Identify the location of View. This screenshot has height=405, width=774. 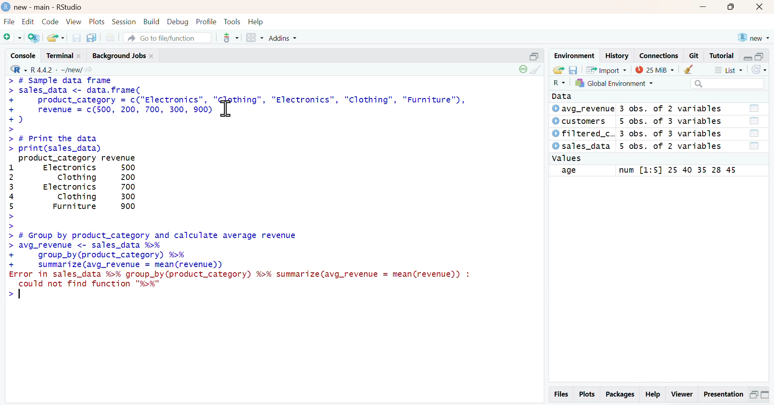
(74, 22).